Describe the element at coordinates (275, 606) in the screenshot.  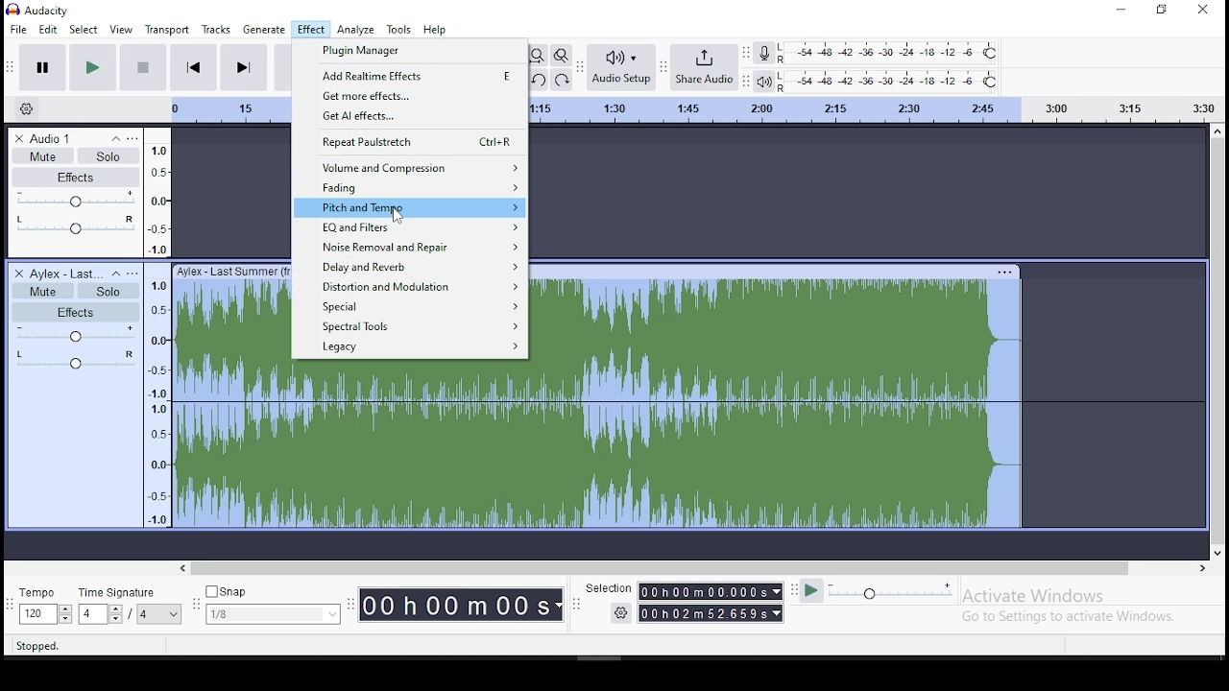
I see `snap` at that location.